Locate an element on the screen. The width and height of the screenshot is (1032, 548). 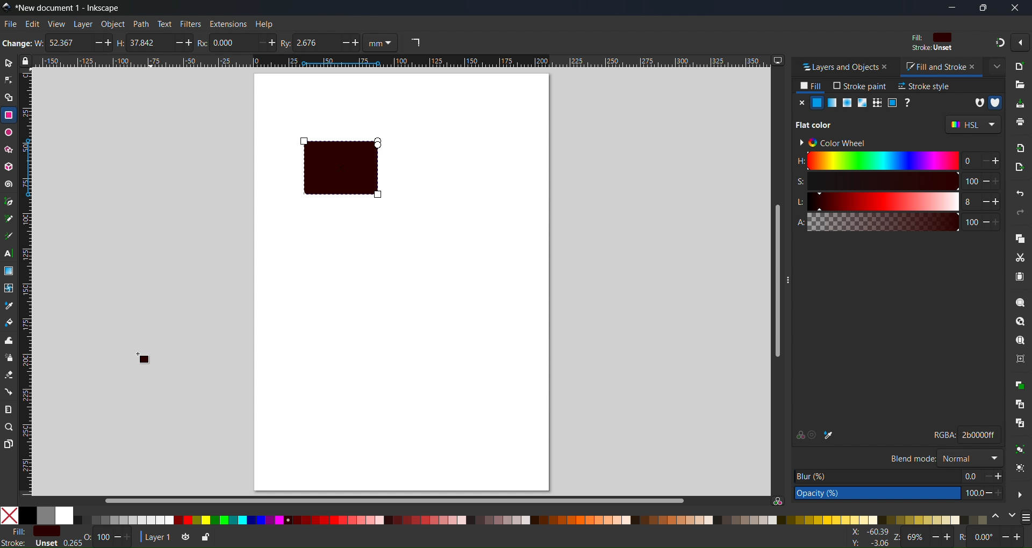
stroke is located at coordinates (14, 543).